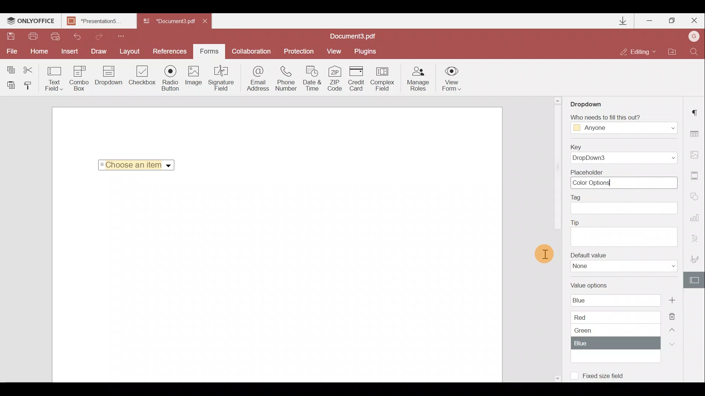 This screenshot has height=396, width=705. Describe the element at coordinates (101, 51) in the screenshot. I see `Draw` at that location.